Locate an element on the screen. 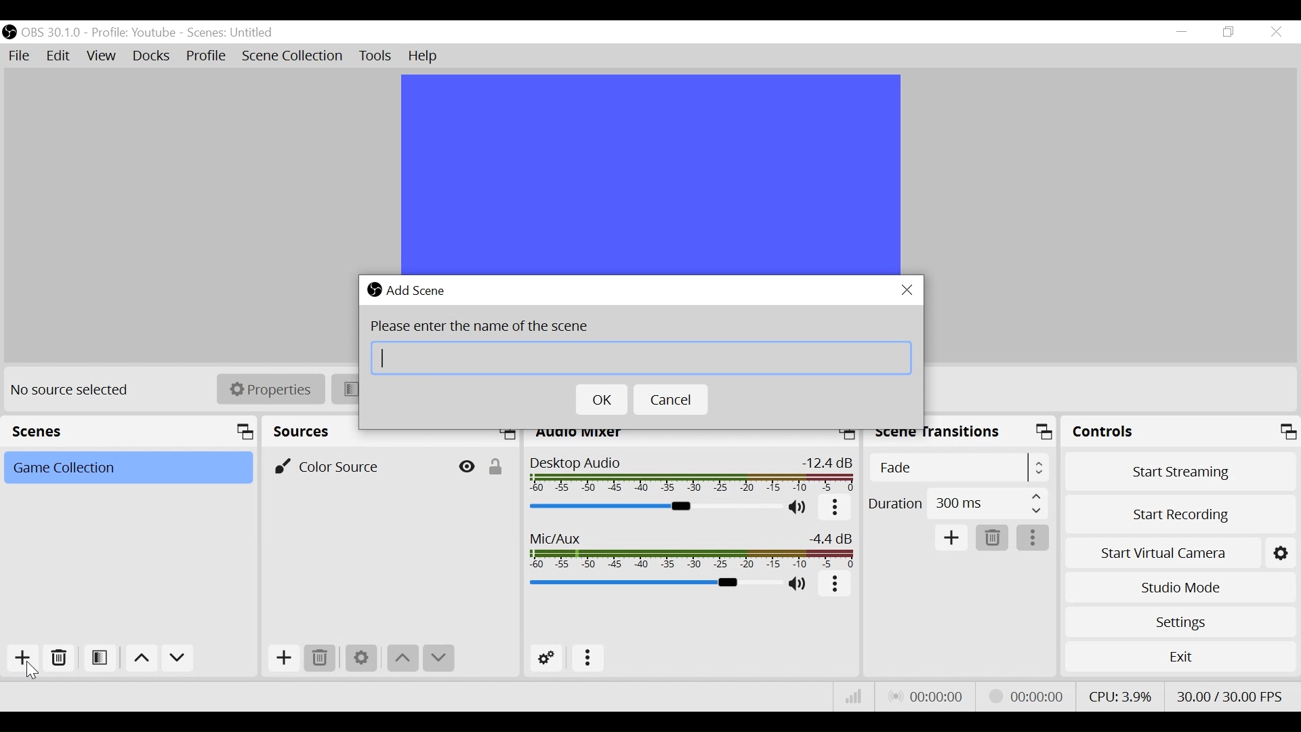 This screenshot has width=1301, height=732. more options is located at coordinates (589, 658).